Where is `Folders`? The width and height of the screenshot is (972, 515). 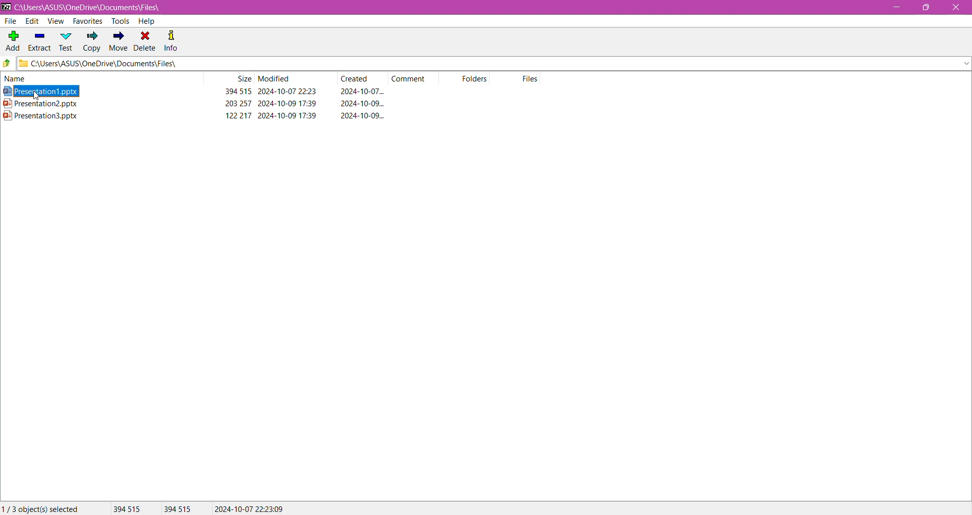 Folders is located at coordinates (479, 80).